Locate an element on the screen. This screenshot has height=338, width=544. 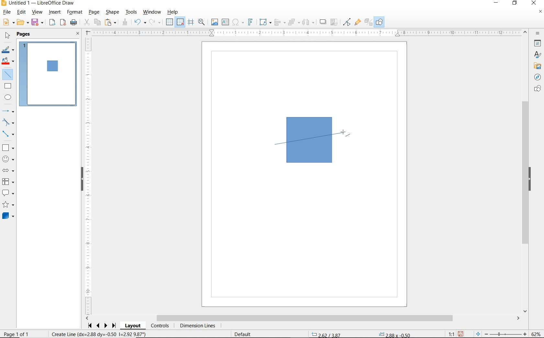
HIDE is located at coordinates (530, 179).